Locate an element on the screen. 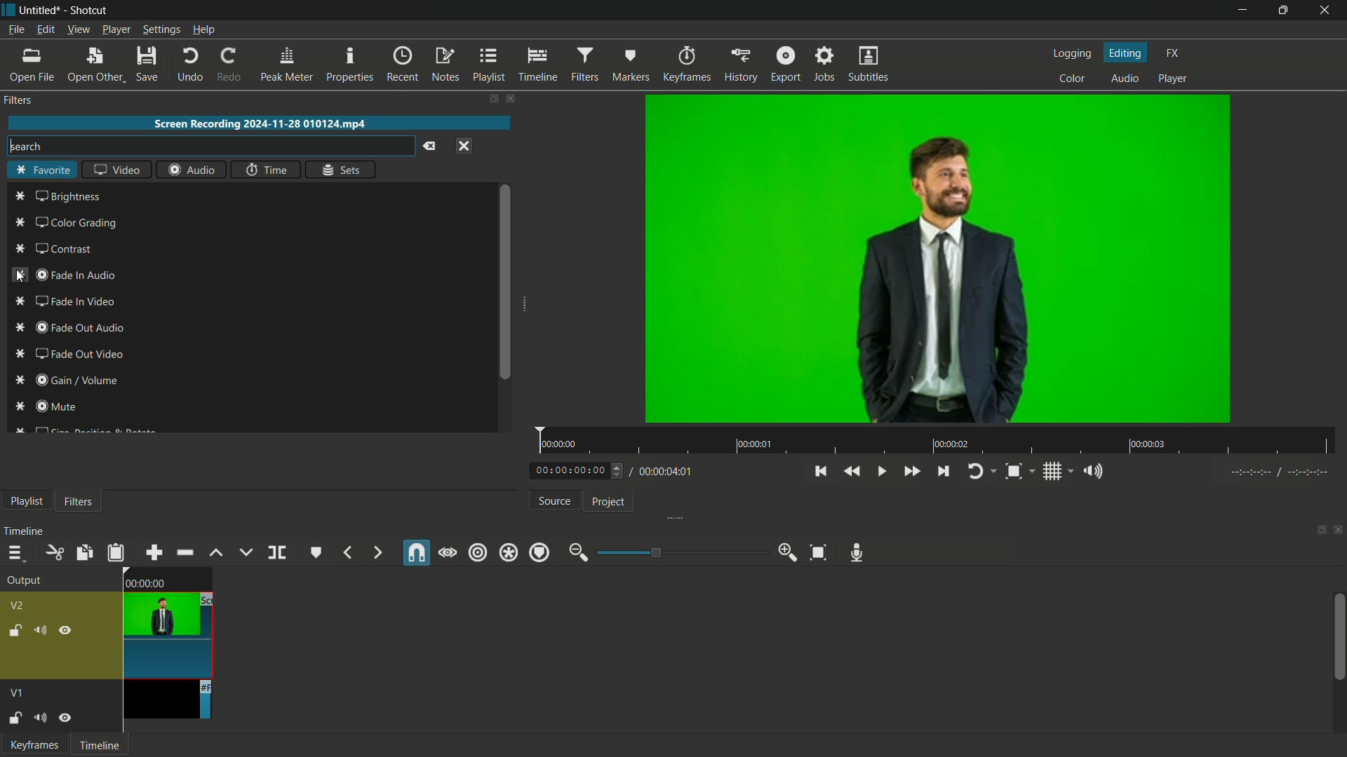  fx is located at coordinates (1172, 54).